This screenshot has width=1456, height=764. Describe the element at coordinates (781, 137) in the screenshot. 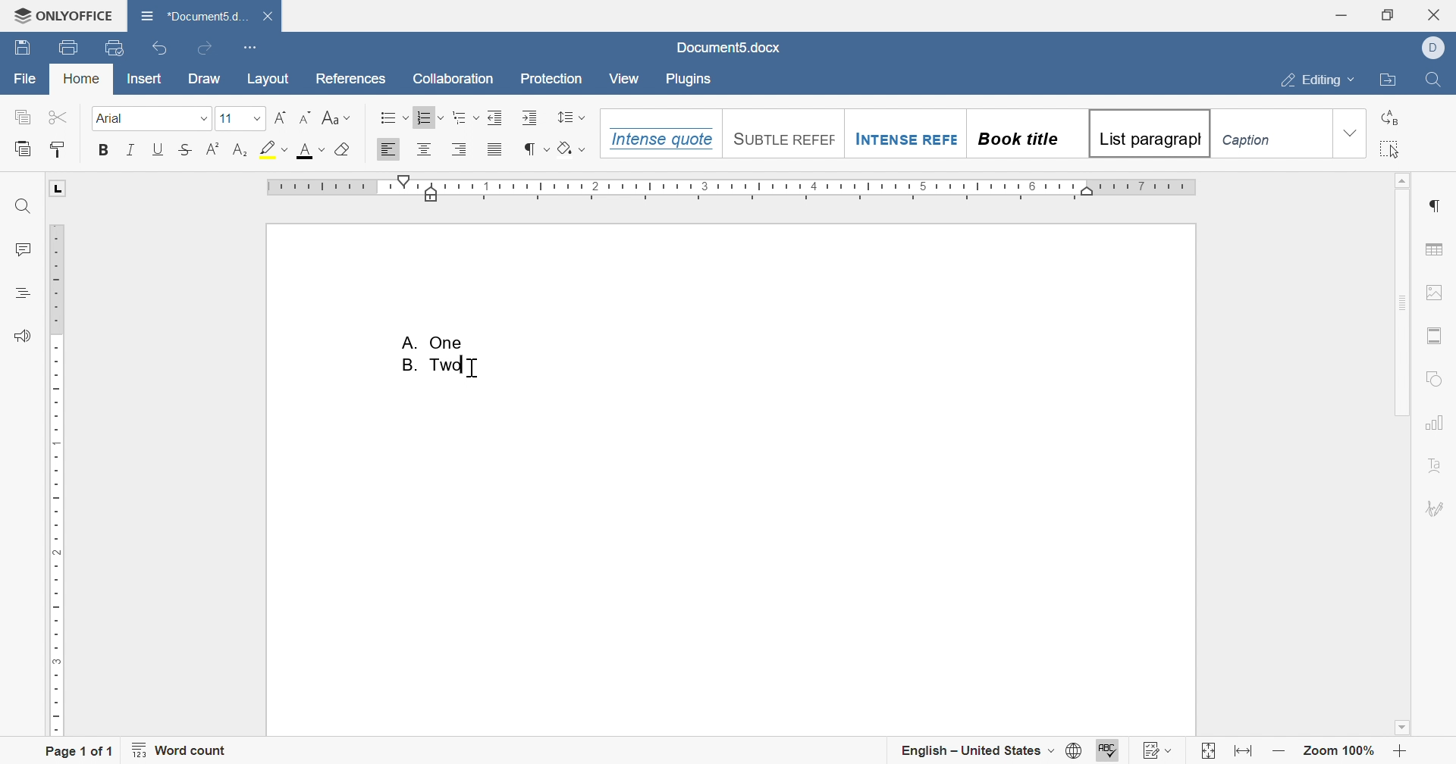

I see `Suntile reefef` at that location.